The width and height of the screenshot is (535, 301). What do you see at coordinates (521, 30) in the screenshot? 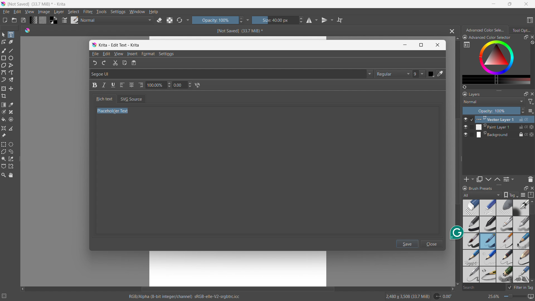
I see `tool options` at bounding box center [521, 30].